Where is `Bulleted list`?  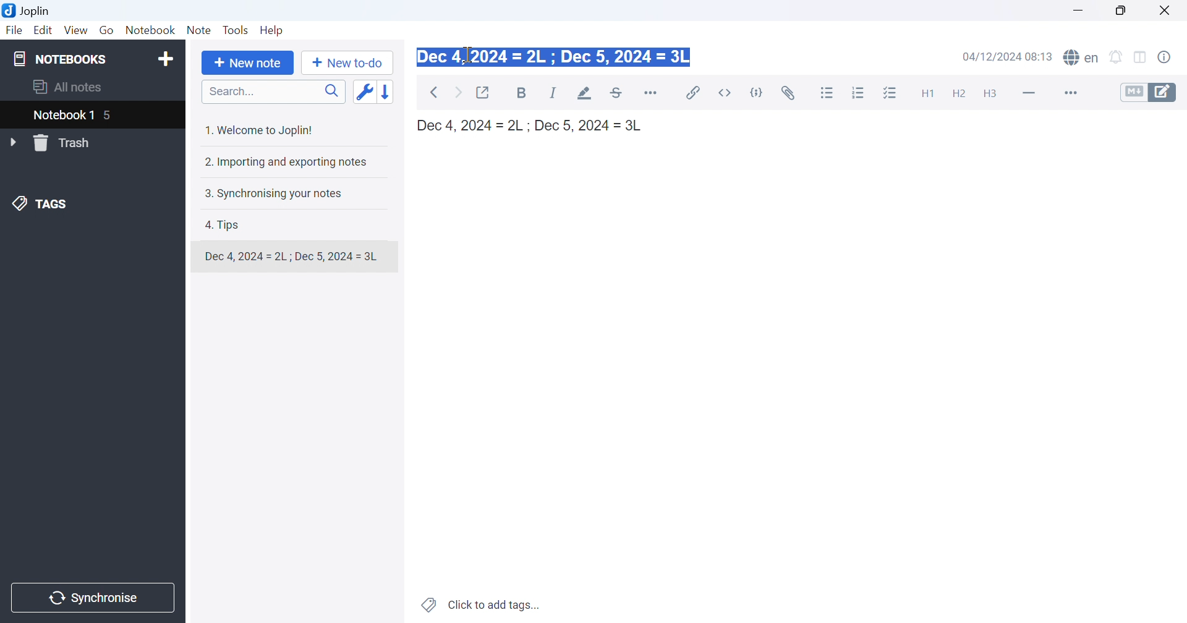 Bulleted list is located at coordinates (829, 93).